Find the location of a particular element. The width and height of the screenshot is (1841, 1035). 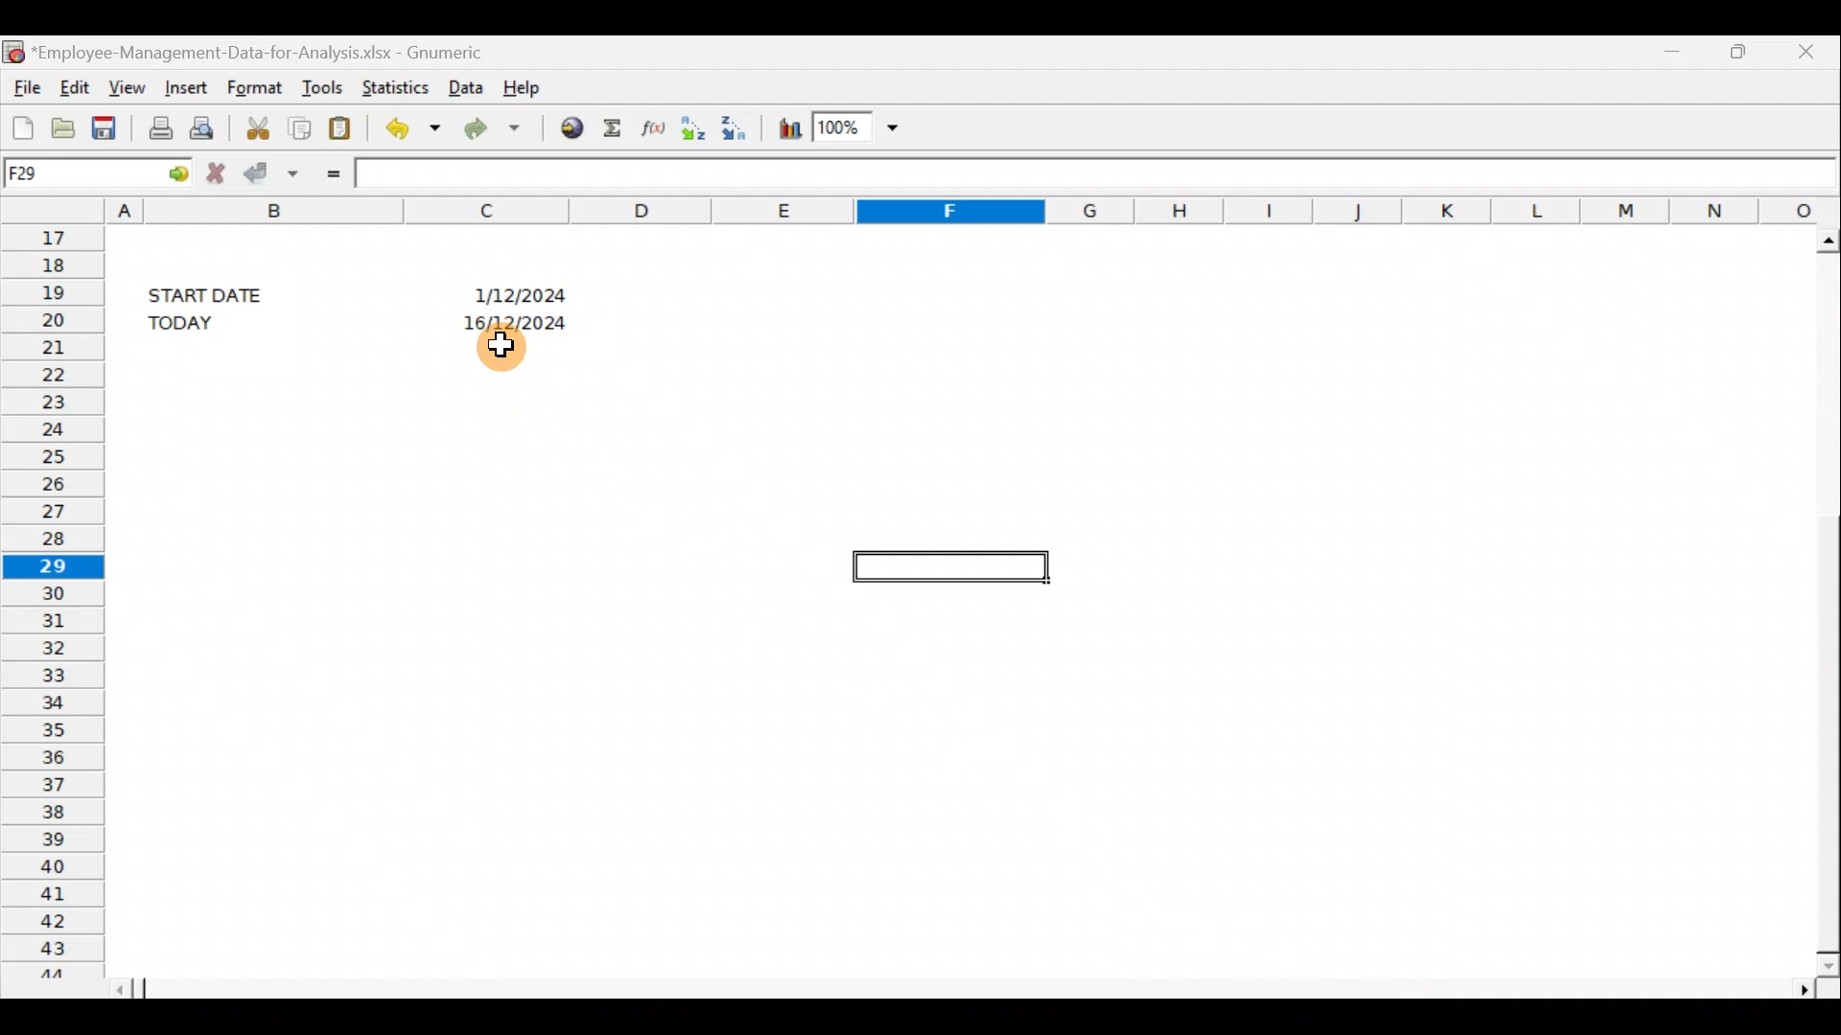

Edit a function in the current cell is located at coordinates (650, 128).